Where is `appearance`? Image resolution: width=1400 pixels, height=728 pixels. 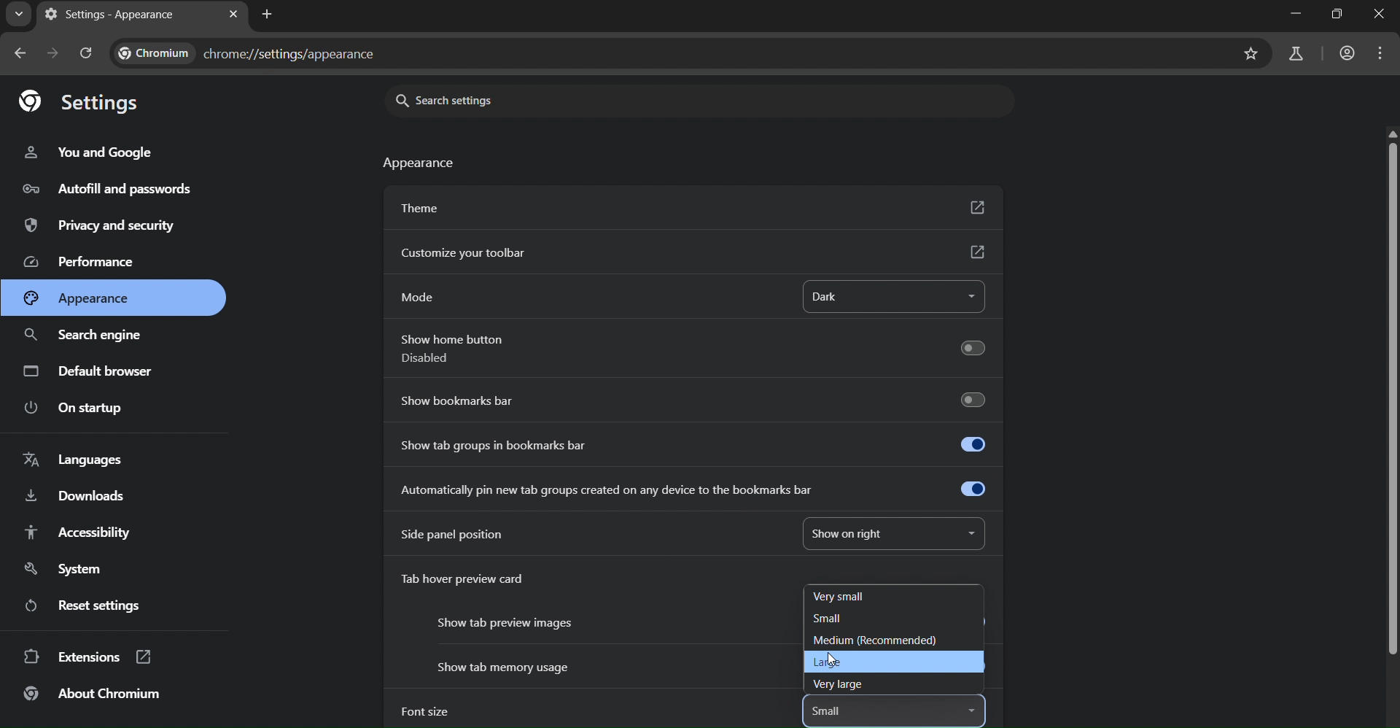
appearance is located at coordinates (78, 297).